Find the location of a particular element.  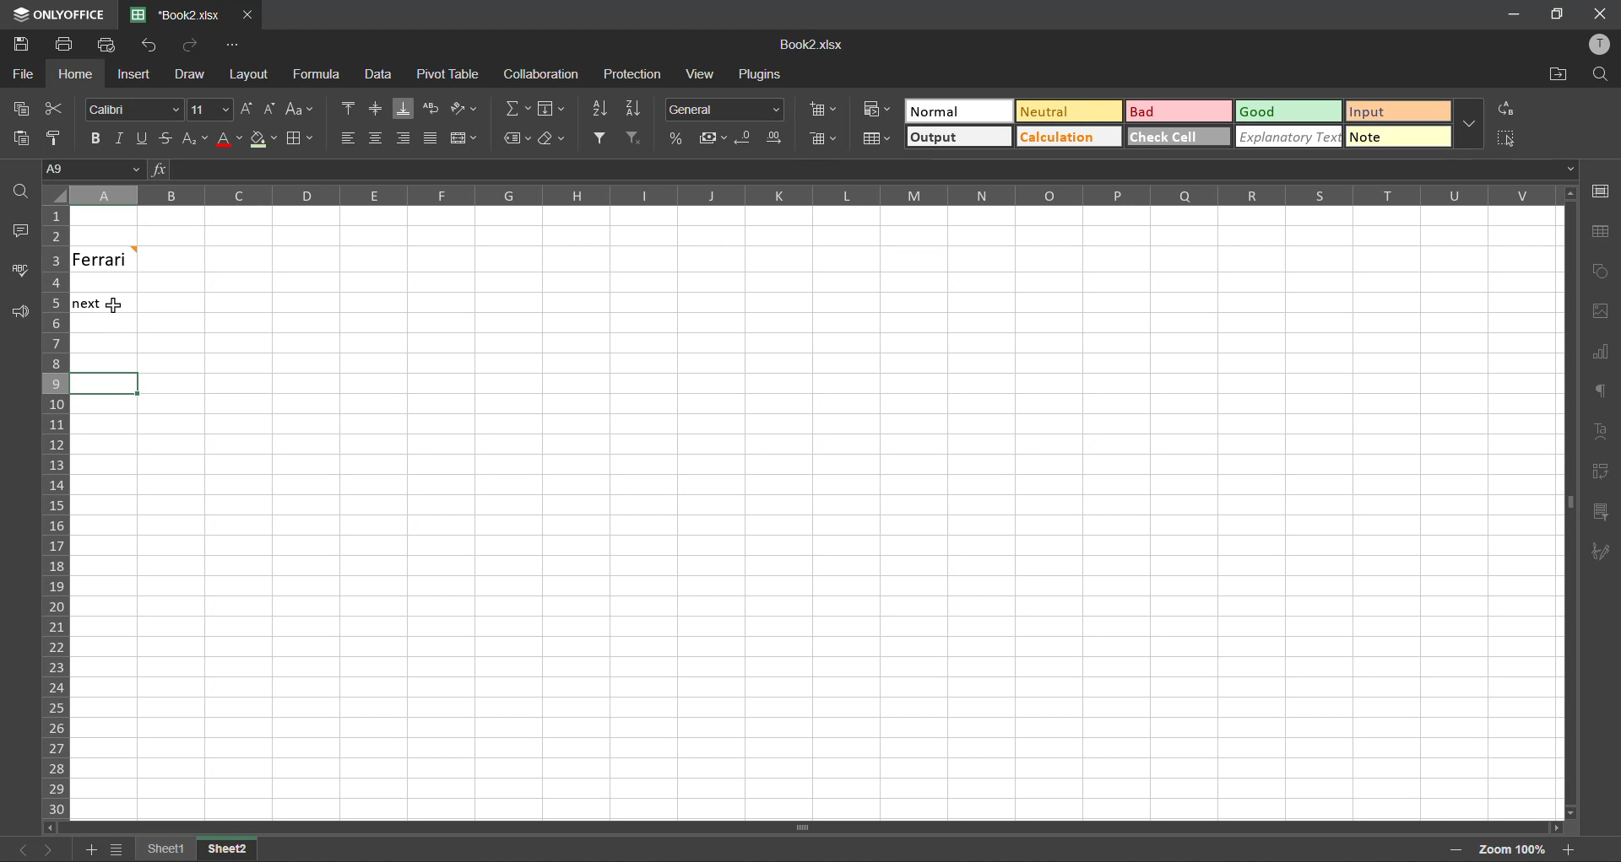

cut is located at coordinates (53, 108).